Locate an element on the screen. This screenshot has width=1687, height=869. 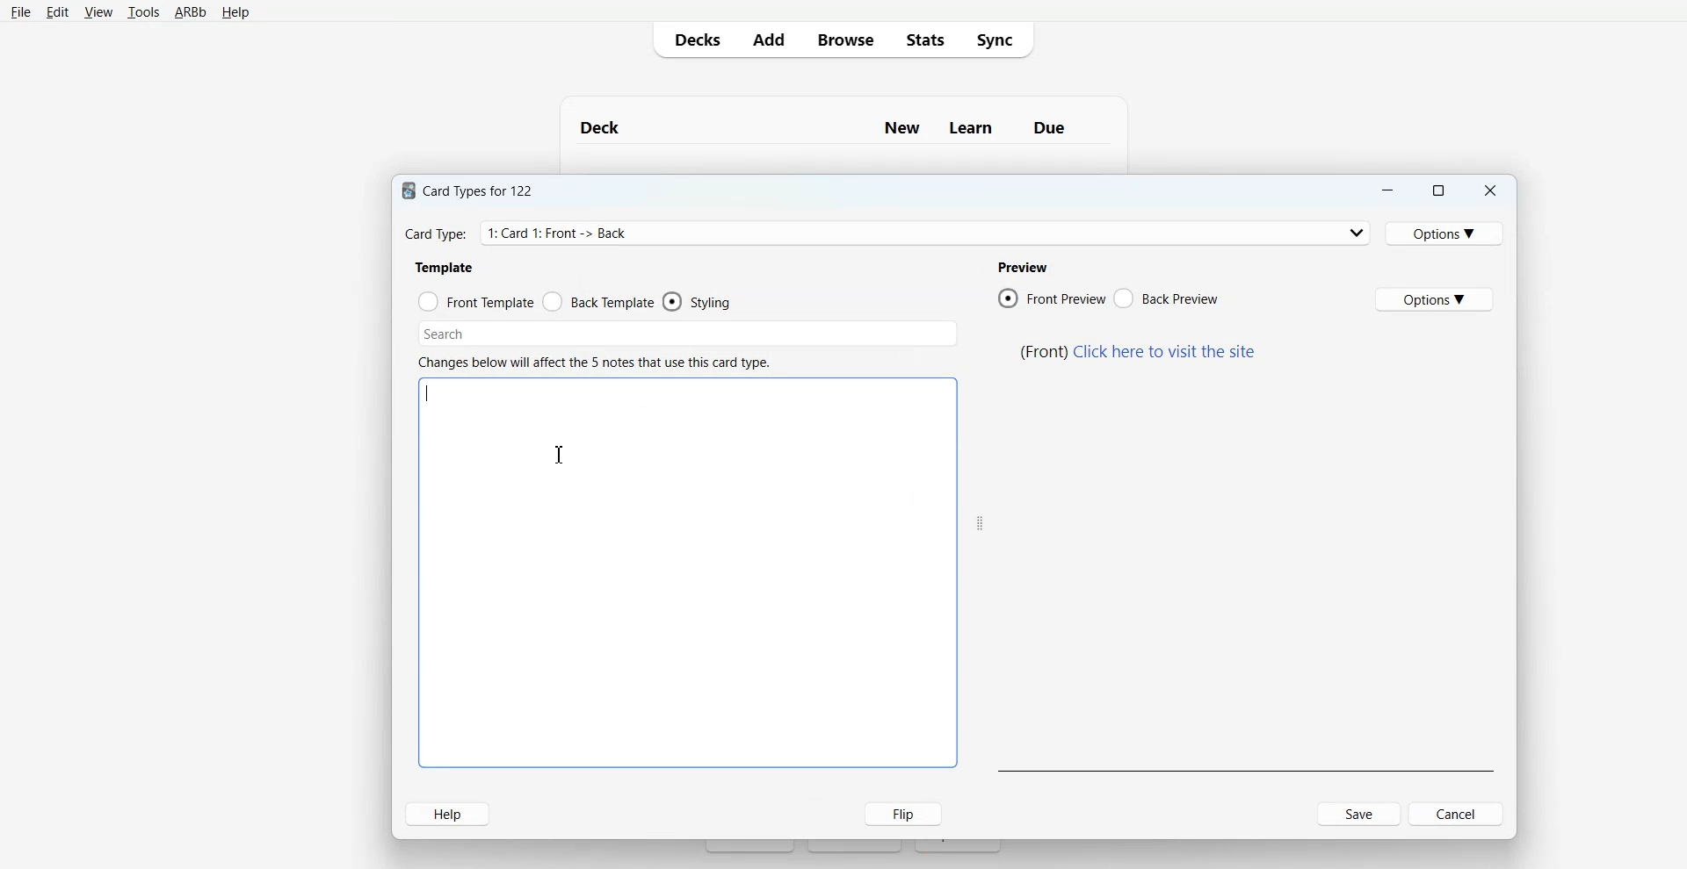
View is located at coordinates (98, 11).